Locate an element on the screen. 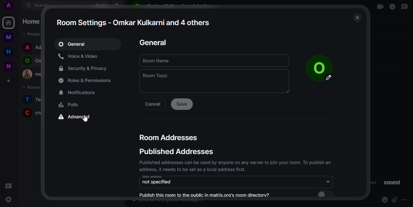  general is located at coordinates (152, 42).